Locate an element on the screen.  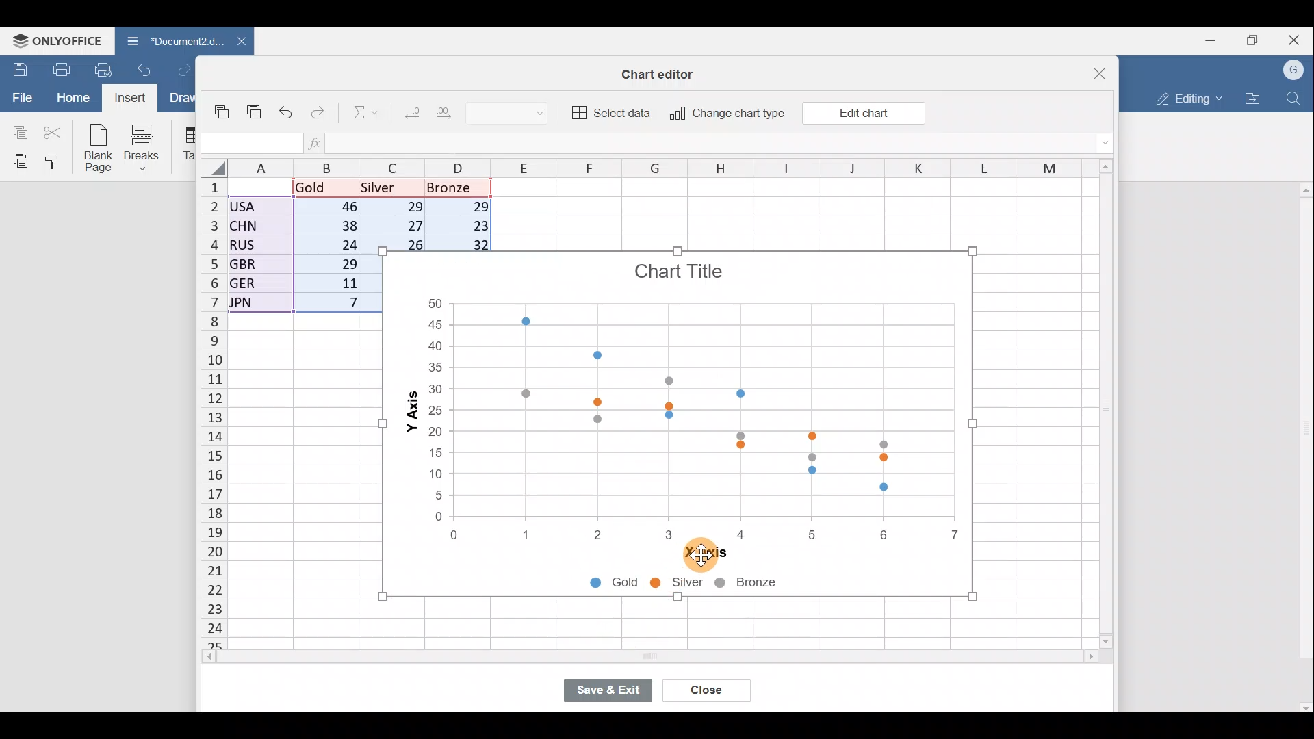
Quick print is located at coordinates (104, 71).